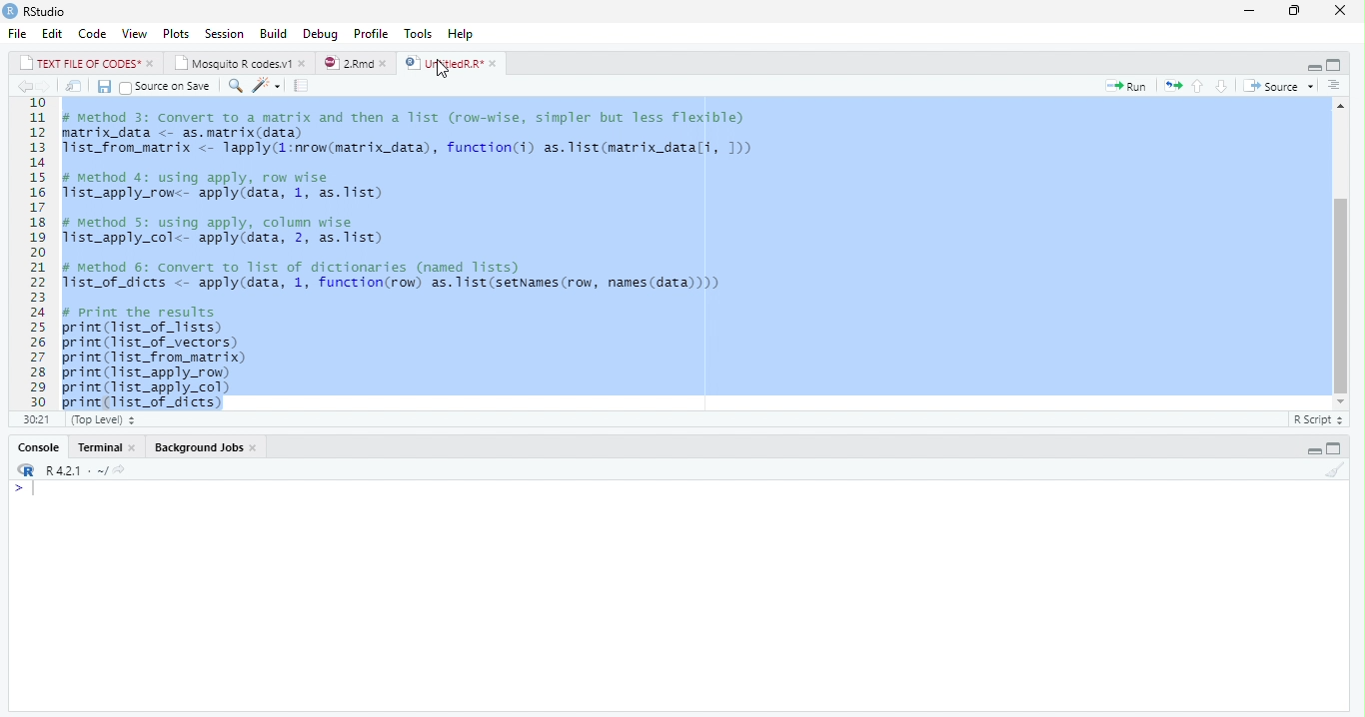 The image size is (1365, 717). Describe the element at coordinates (454, 63) in the screenshot. I see `UntitiedR.R*` at that location.